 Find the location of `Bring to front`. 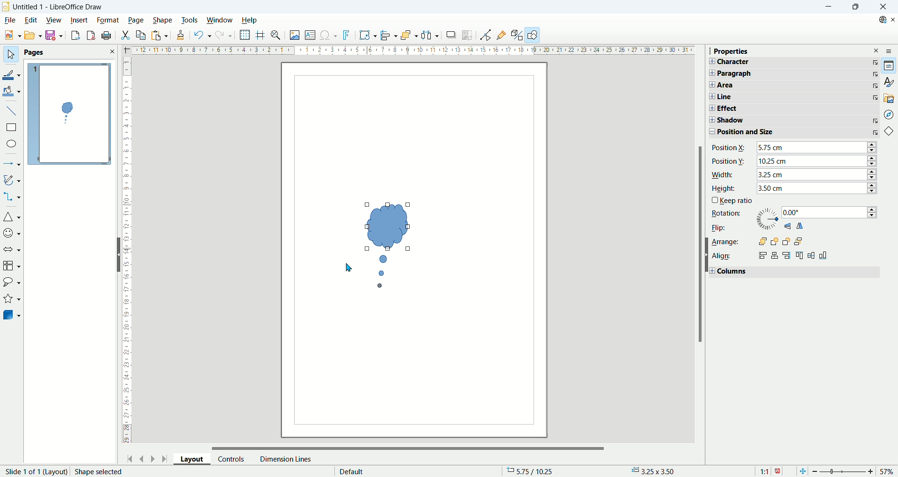

Bring to front is located at coordinates (762, 242).